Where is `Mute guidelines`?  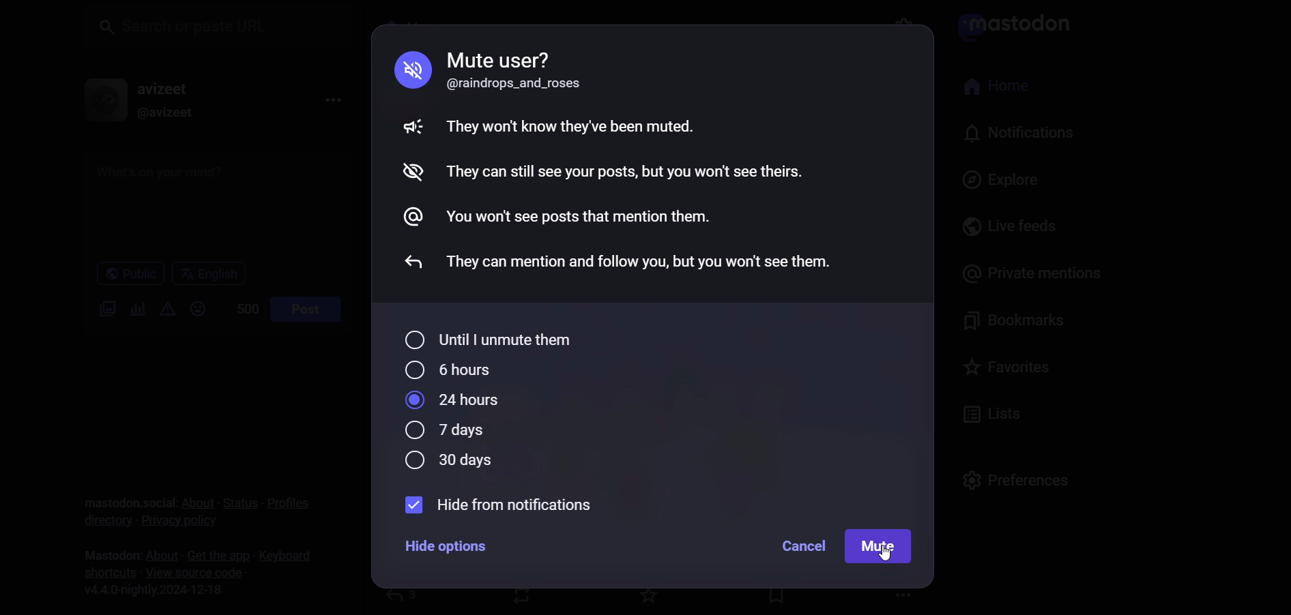 Mute guidelines is located at coordinates (620, 159).